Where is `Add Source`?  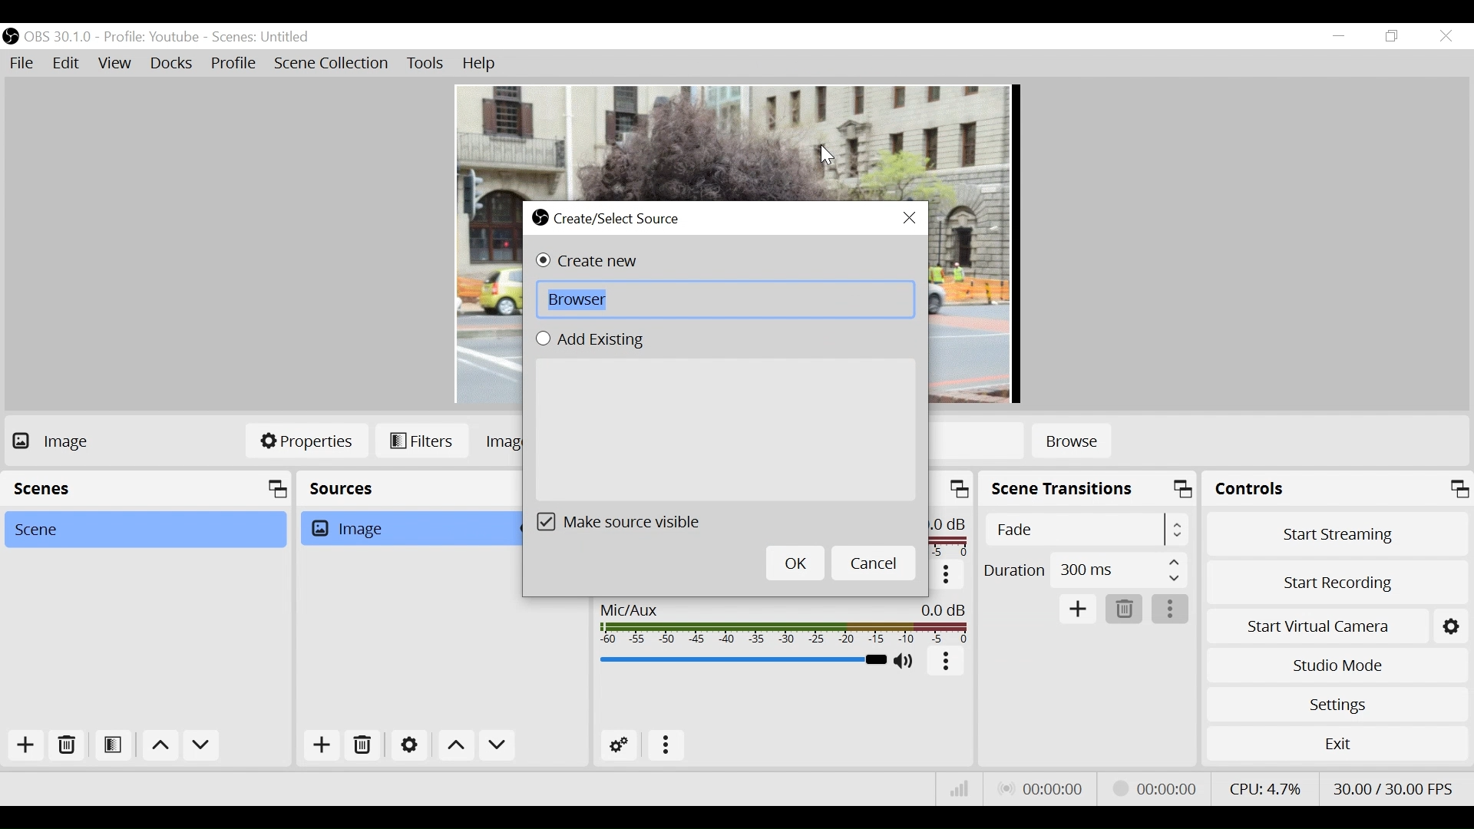
Add Source is located at coordinates (321, 747).